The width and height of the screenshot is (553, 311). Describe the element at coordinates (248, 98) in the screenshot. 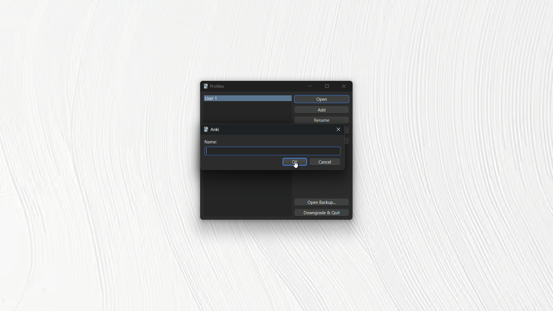

I see `User1` at that location.